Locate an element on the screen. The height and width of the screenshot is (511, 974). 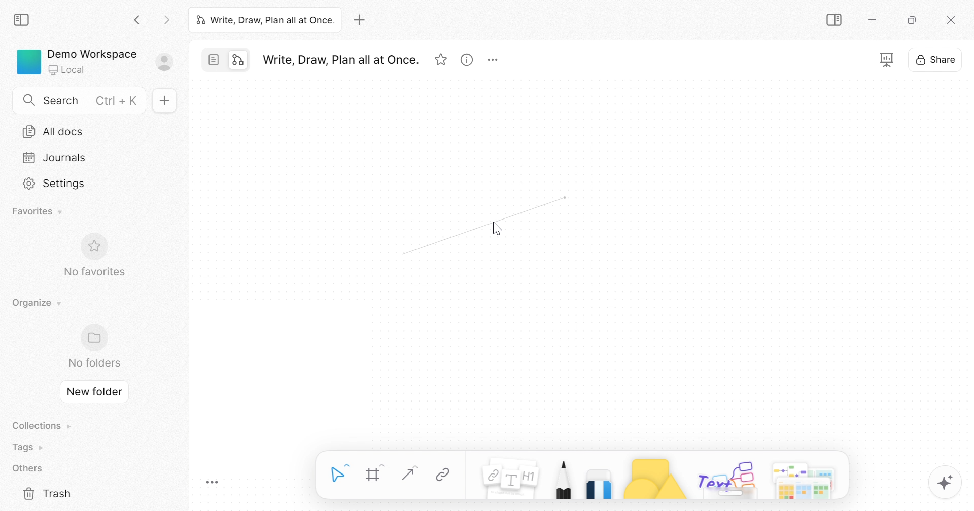
Straight is located at coordinates (407, 473).